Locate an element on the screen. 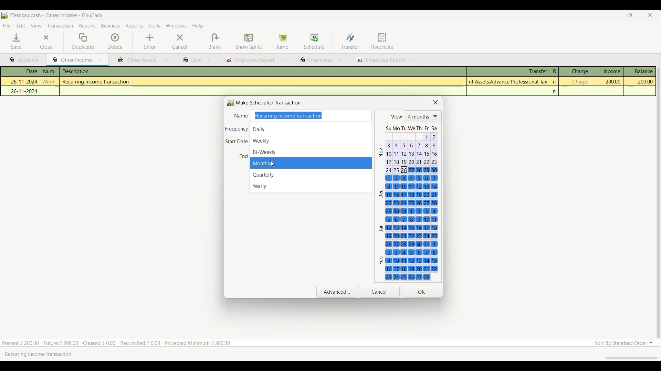 The width and height of the screenshot is (661, 371). Frequency is located at coordinates (236, 129).